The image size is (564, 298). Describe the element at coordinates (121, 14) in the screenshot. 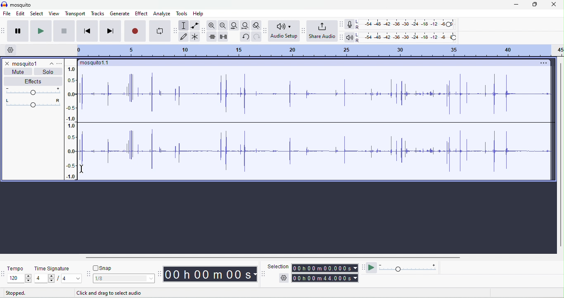

I see `generate` at that location.